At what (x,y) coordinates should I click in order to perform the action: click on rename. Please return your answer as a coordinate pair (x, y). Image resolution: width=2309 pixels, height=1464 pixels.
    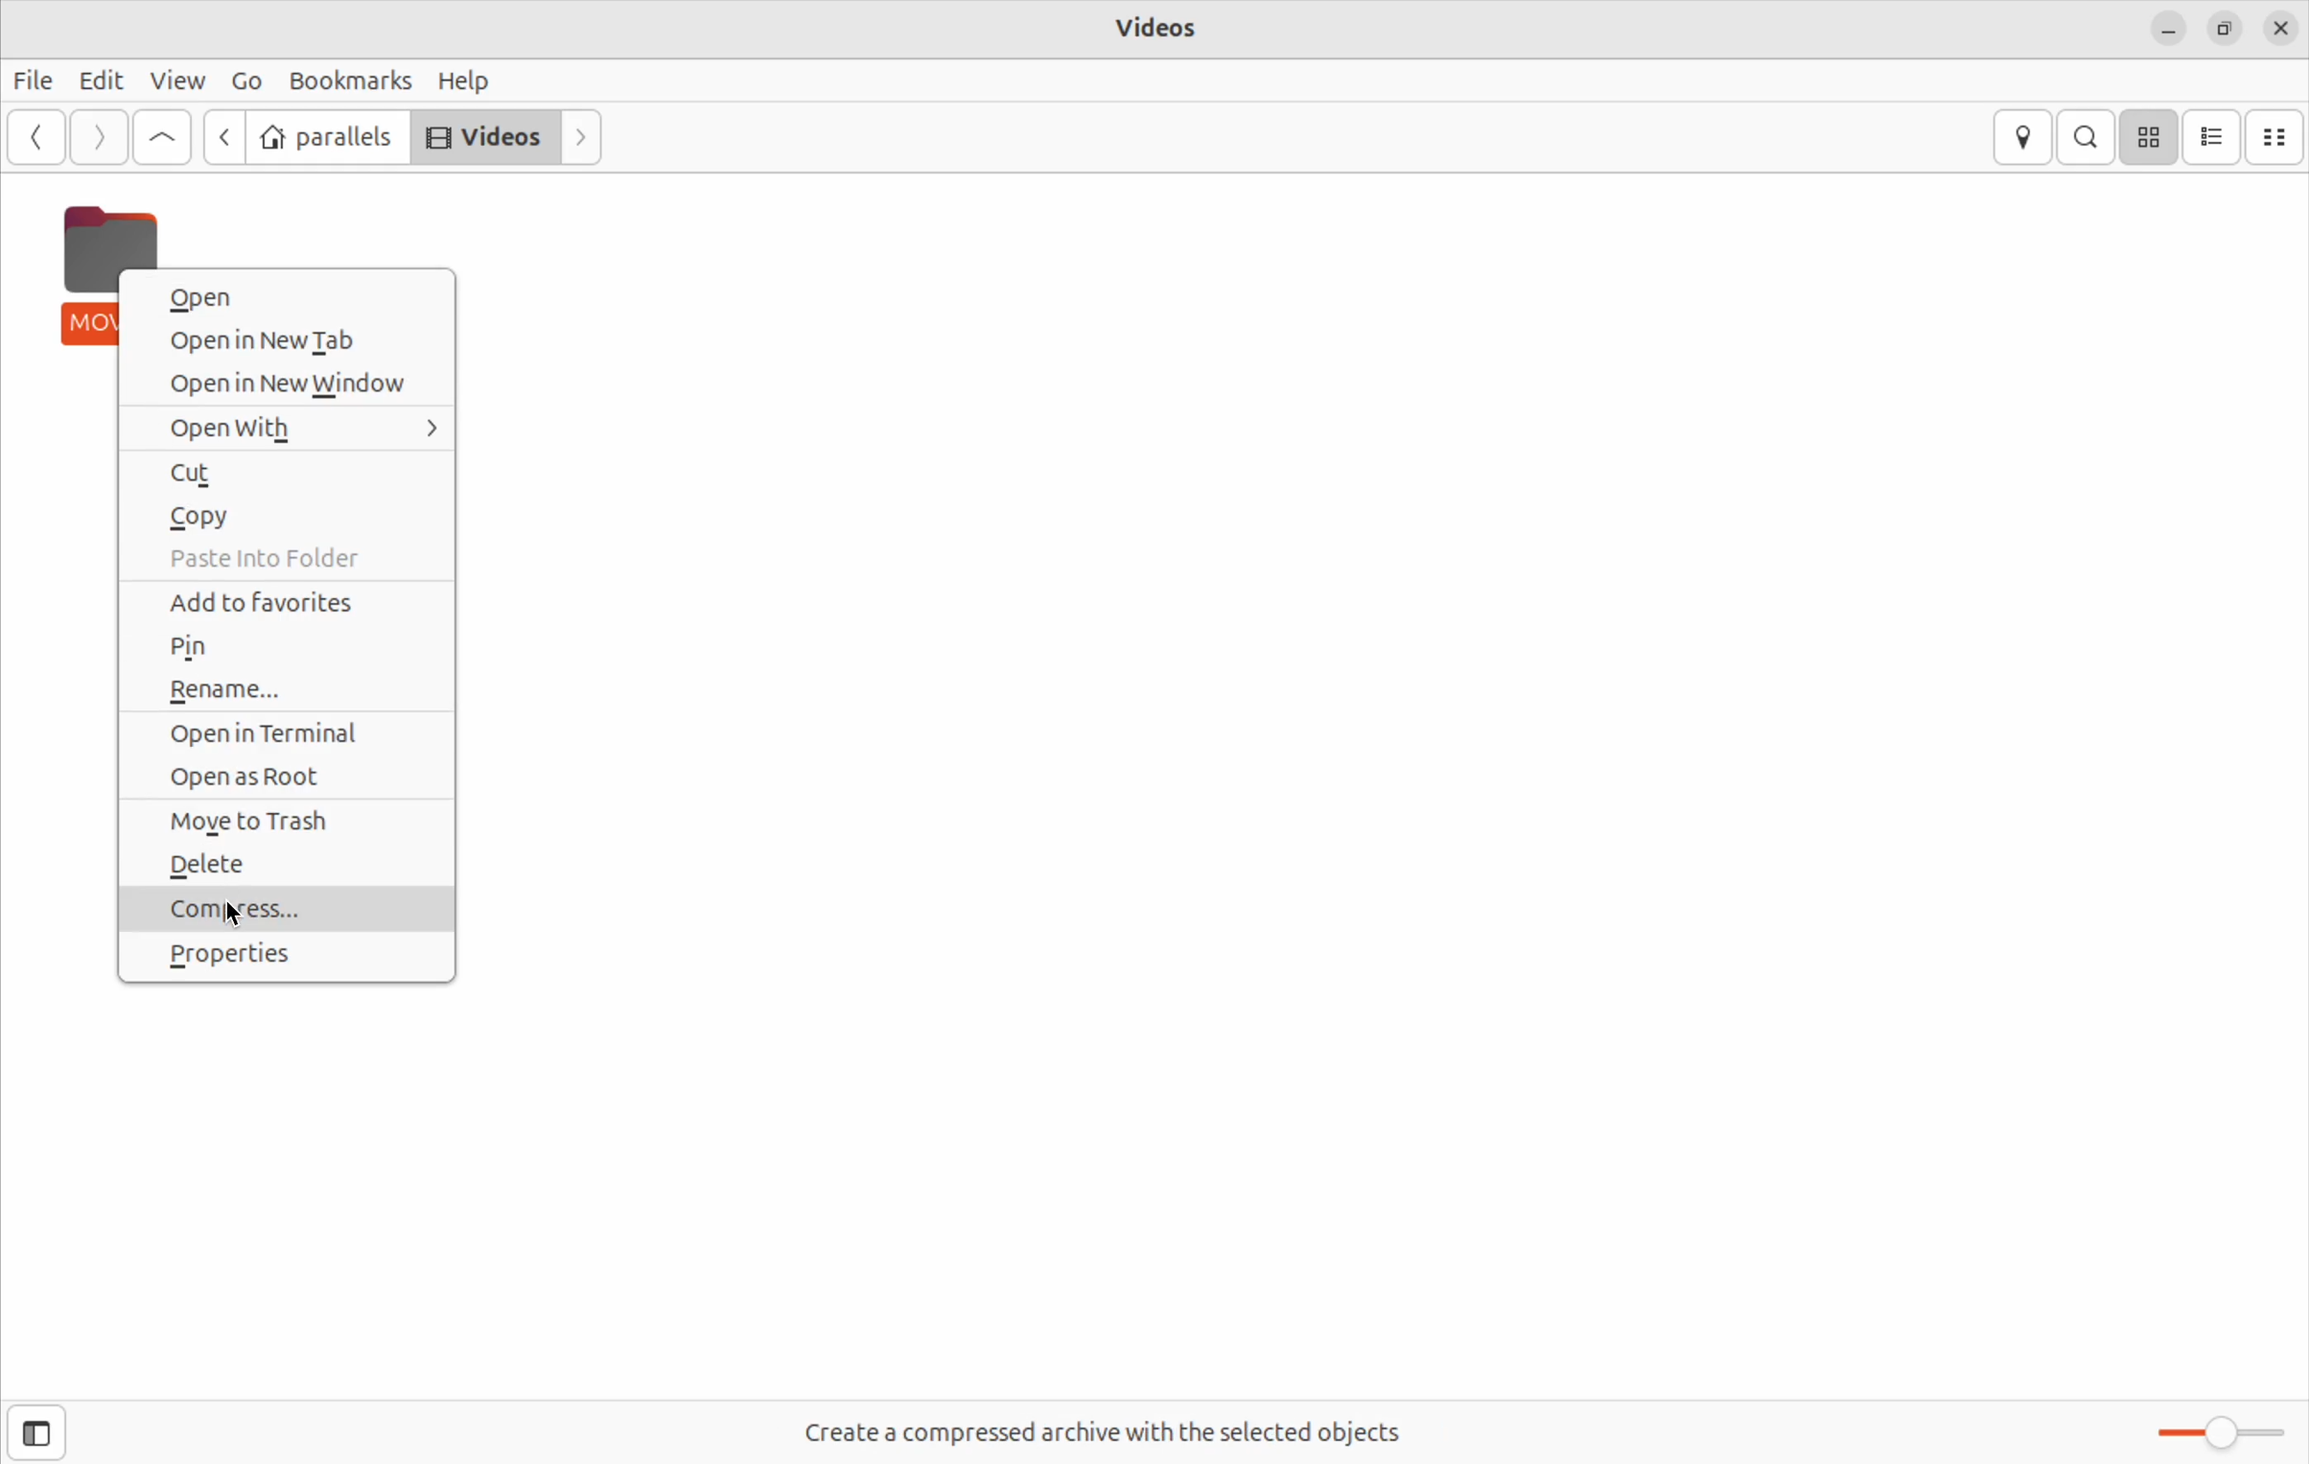
    Looking at the image, I should click on (282, 691).